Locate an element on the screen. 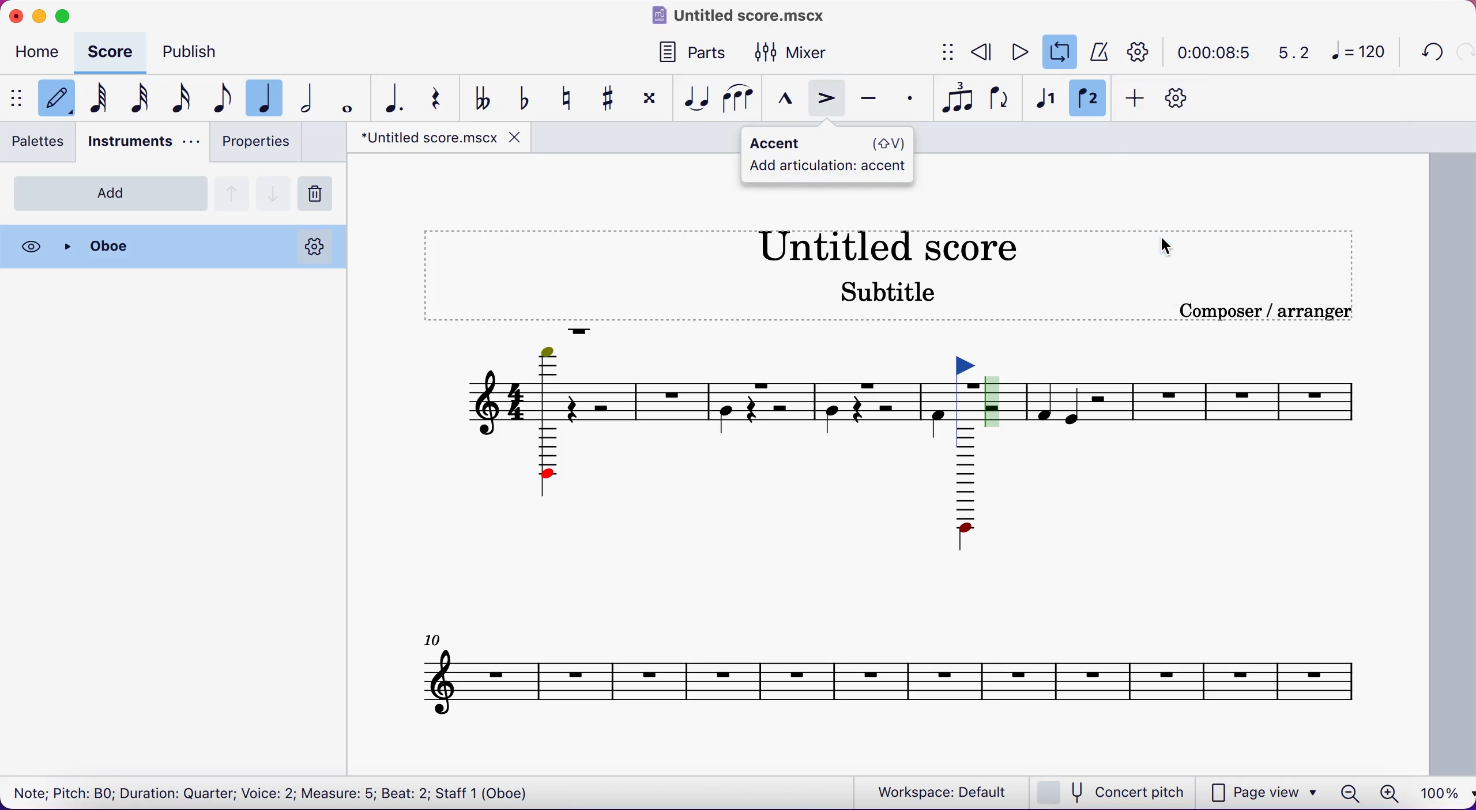 Image resolution: width=1476 pixels, height=810 pixels. concert pitch is located at coordinates (1115, 792).